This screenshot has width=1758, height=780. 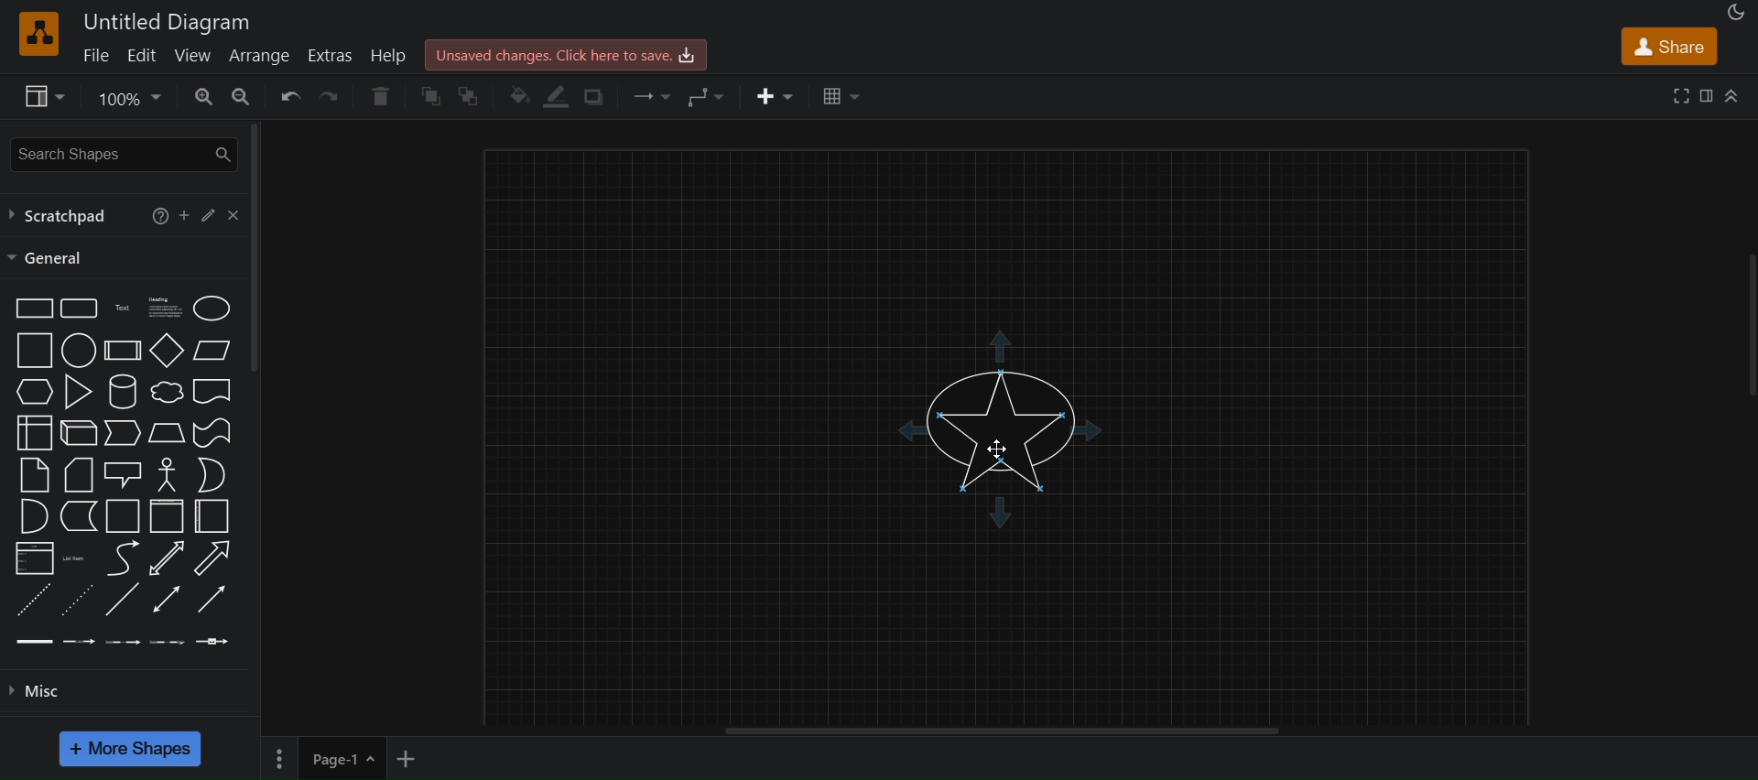 What do you see at coordinates (78, 642) in the screenshot?
I see `connector with lable` at bounding box center [78, 642].